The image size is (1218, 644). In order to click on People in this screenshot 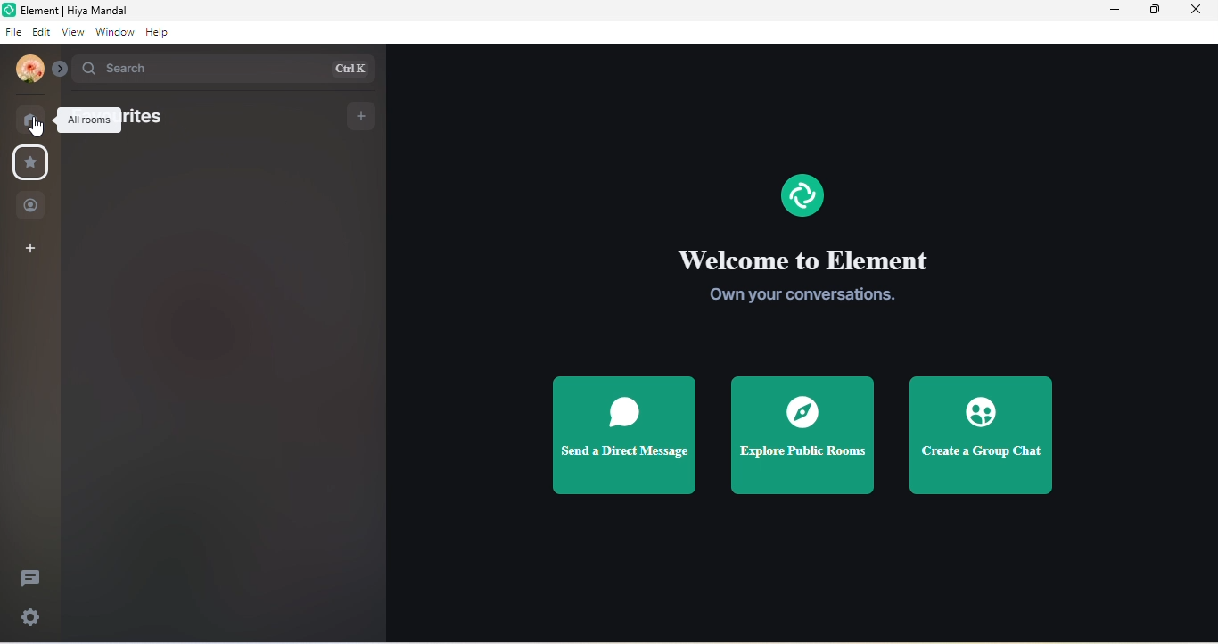, I will do `click(30, 205)`.